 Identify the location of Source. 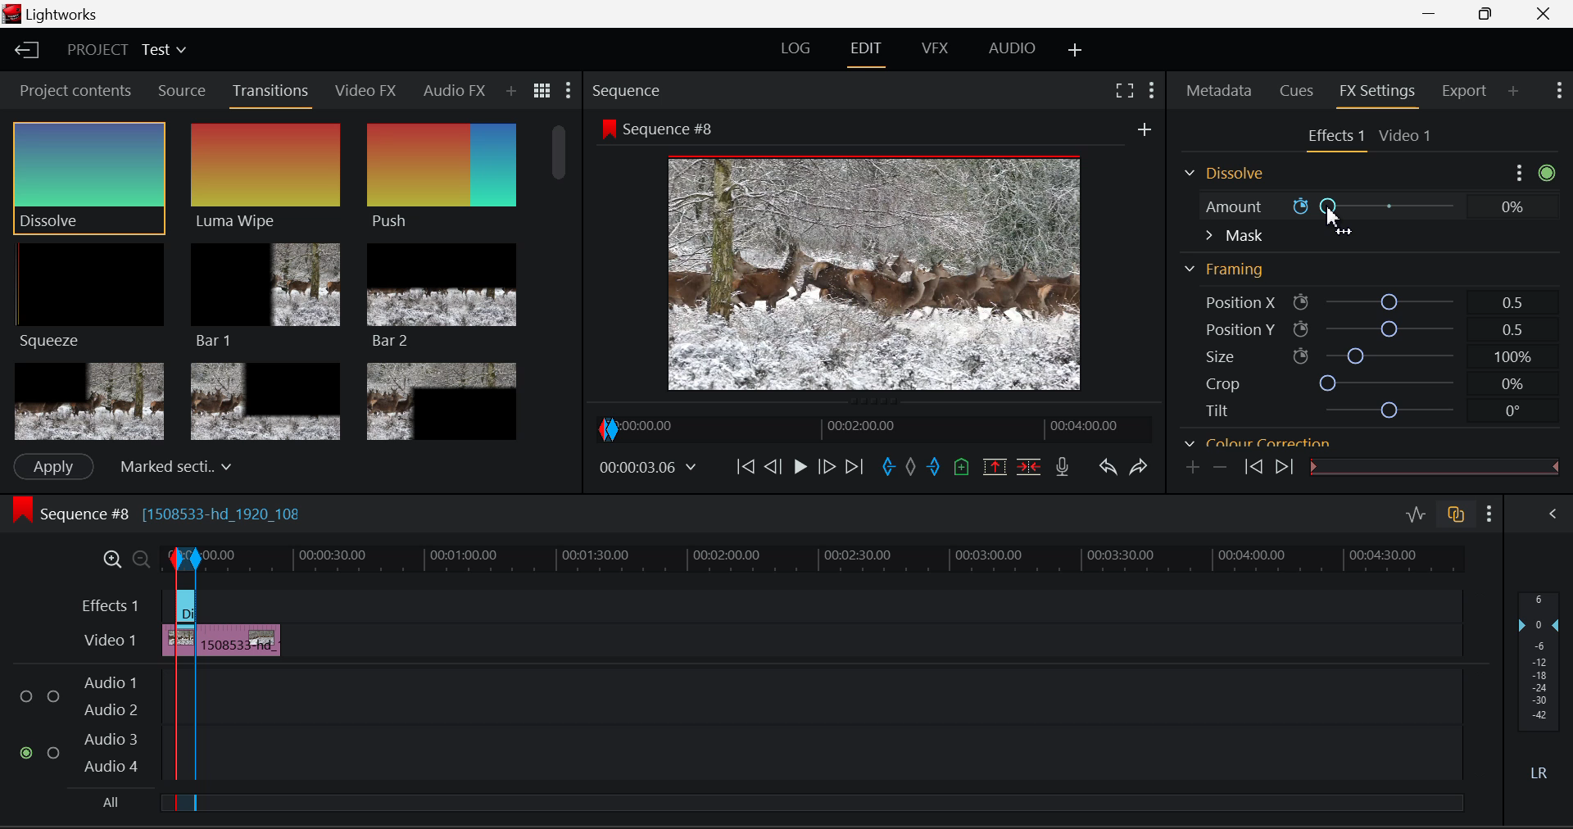
(183, 91).